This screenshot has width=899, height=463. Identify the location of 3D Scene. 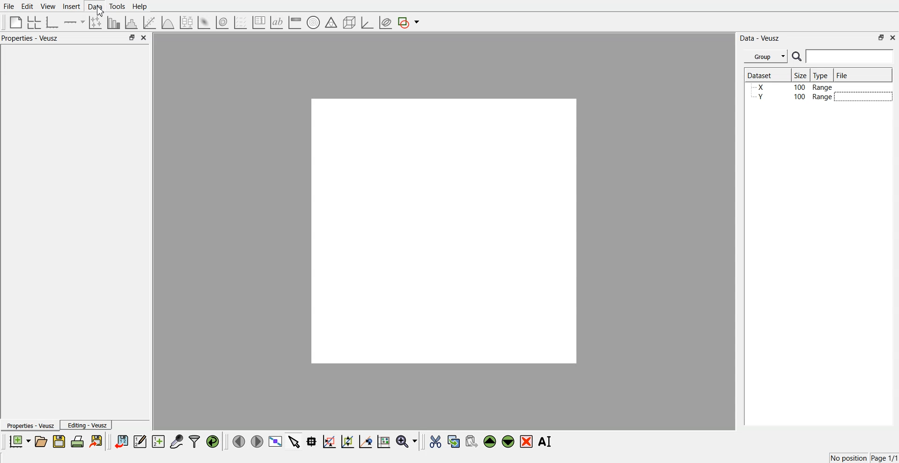
(350, 23).